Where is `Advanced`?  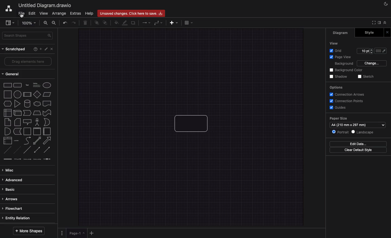 Advanced is located at coordinates (13, 180).